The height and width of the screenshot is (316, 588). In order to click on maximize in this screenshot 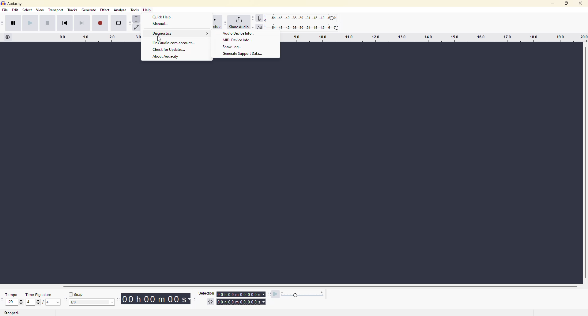, I will do `click(567, 4)`.